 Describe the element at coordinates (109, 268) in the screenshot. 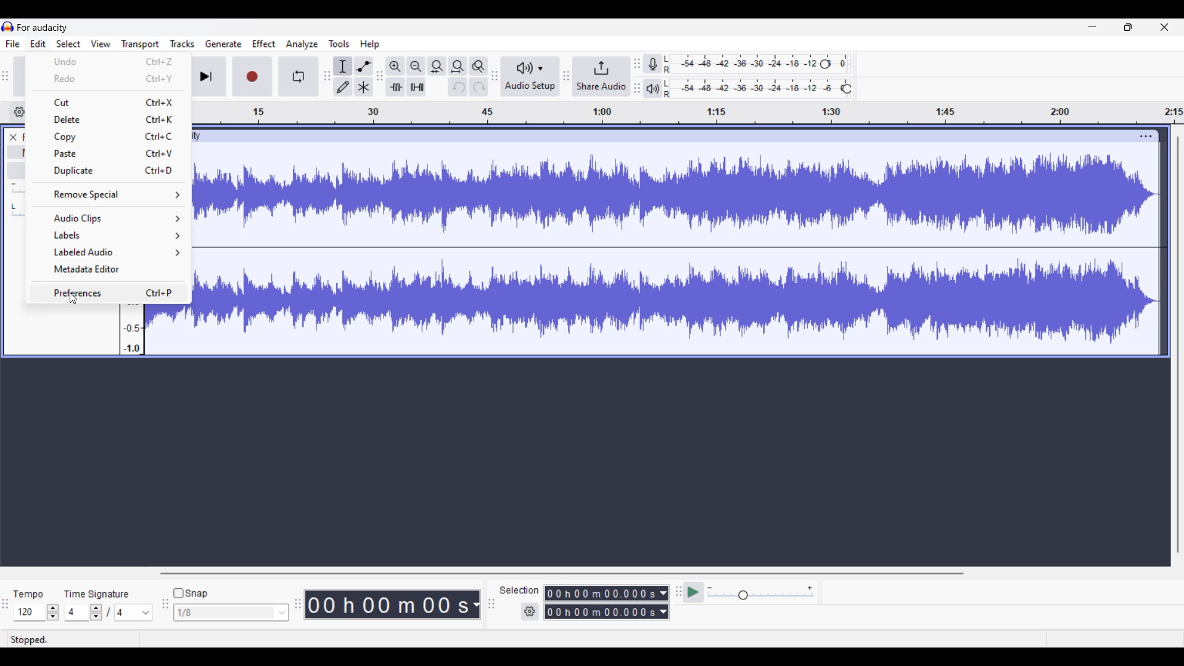

I see `Metadata editor` at that location.